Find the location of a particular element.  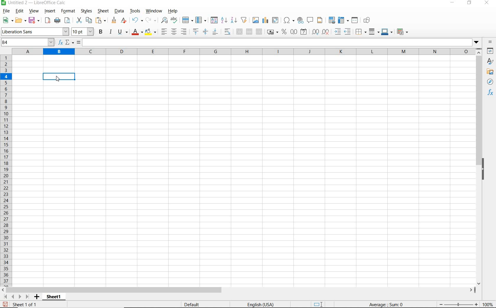

font size is located at coordinates (83, 32).